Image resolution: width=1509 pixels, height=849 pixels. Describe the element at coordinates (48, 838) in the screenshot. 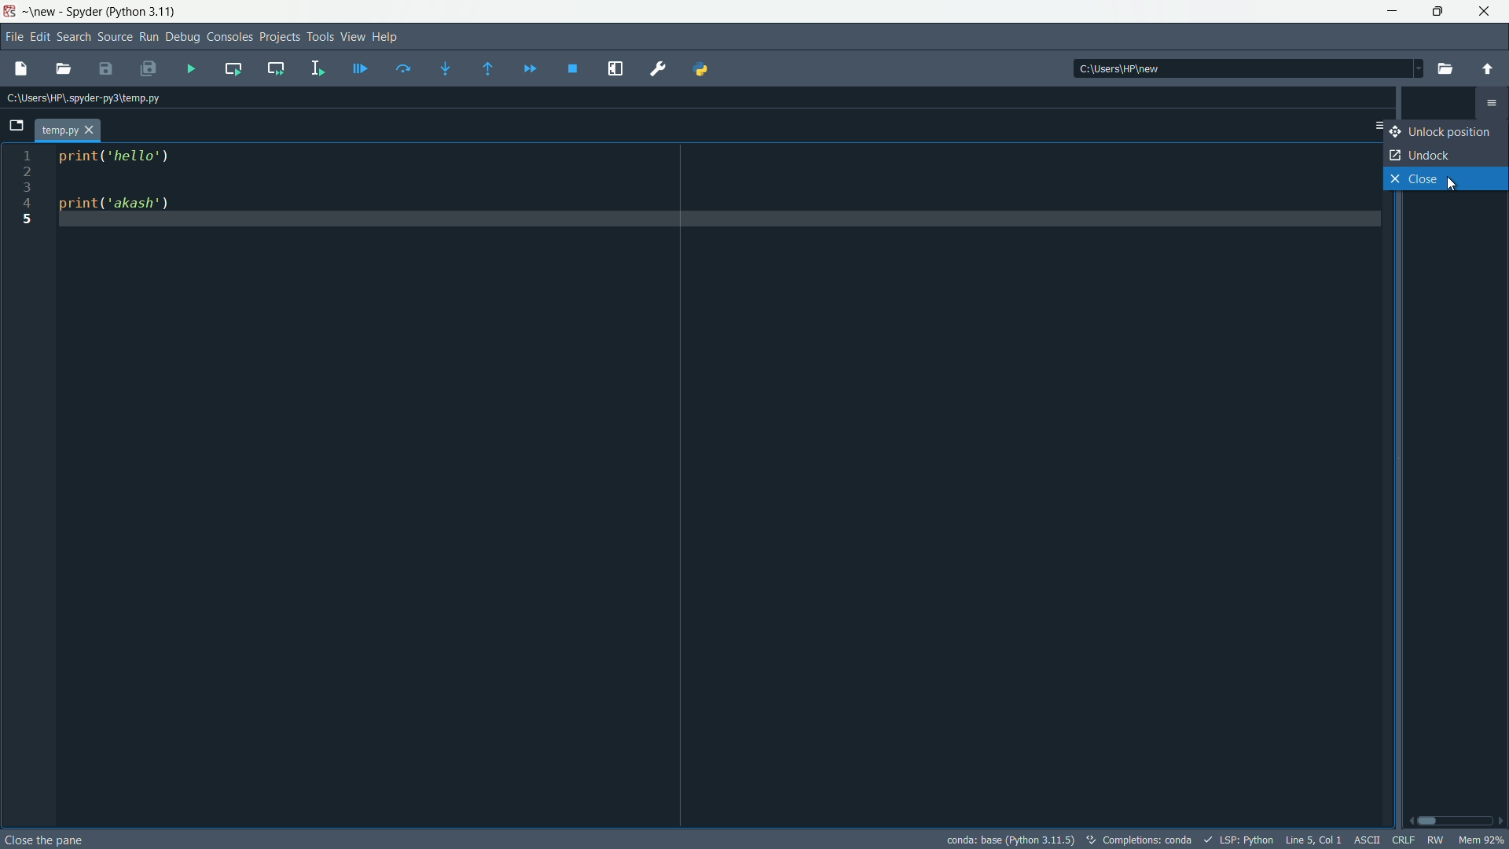

I see `Close the pane` at that location.